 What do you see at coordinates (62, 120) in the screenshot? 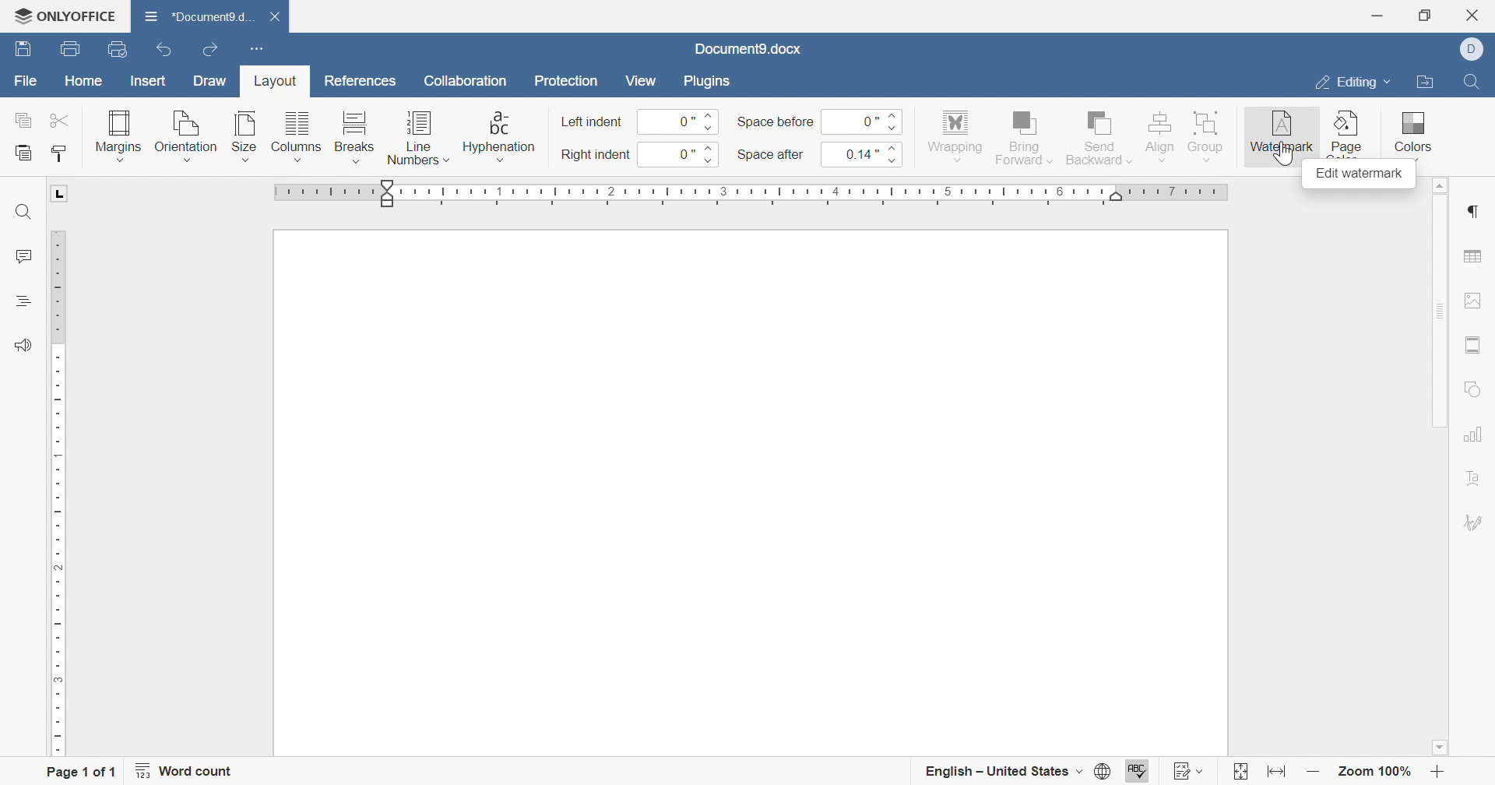
I see `cut` at bounding box center [62, 120].